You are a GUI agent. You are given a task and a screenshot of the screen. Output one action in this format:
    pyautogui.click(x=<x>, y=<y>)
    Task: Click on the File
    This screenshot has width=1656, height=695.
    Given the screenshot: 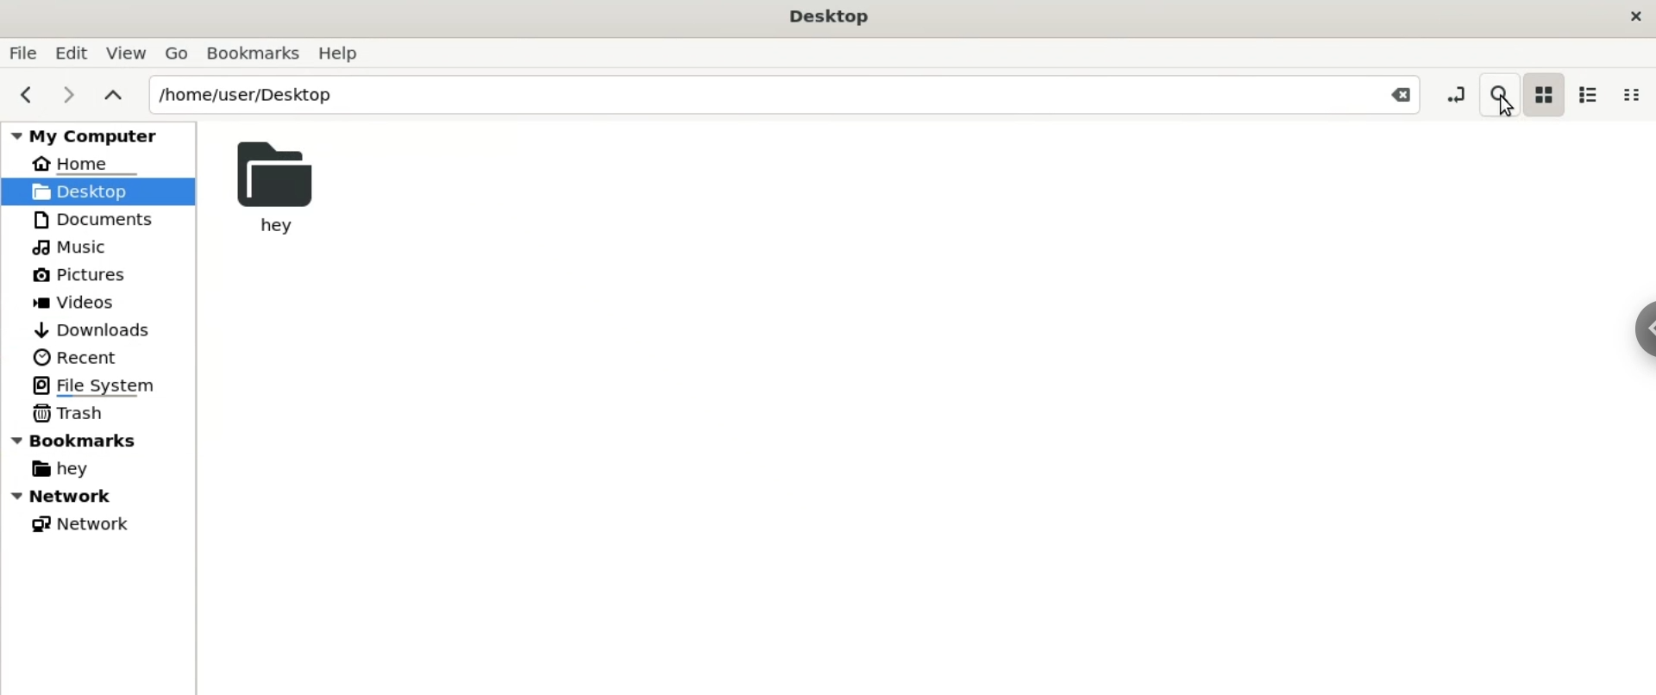 What is the action you would take?
    pyautogui.click(x=22, y=52)
    